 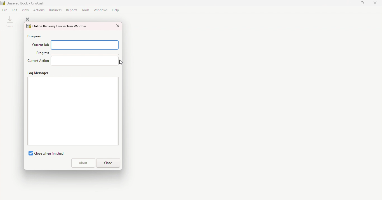 I want to click on Current action, so click(x=38, y=62).